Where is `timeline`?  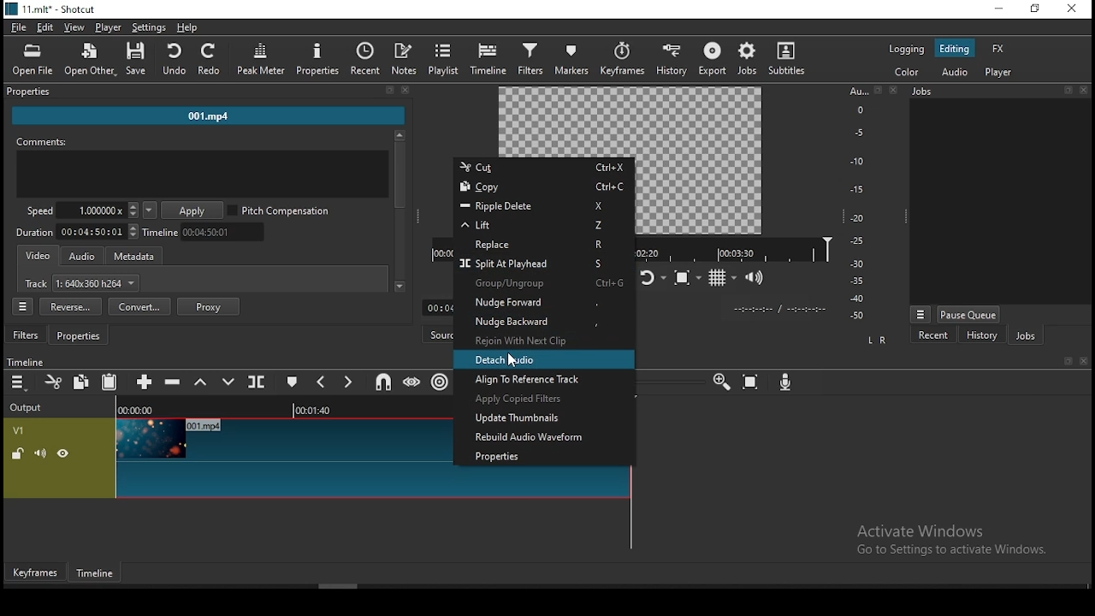 timeline is located at coordinates (735, 248).